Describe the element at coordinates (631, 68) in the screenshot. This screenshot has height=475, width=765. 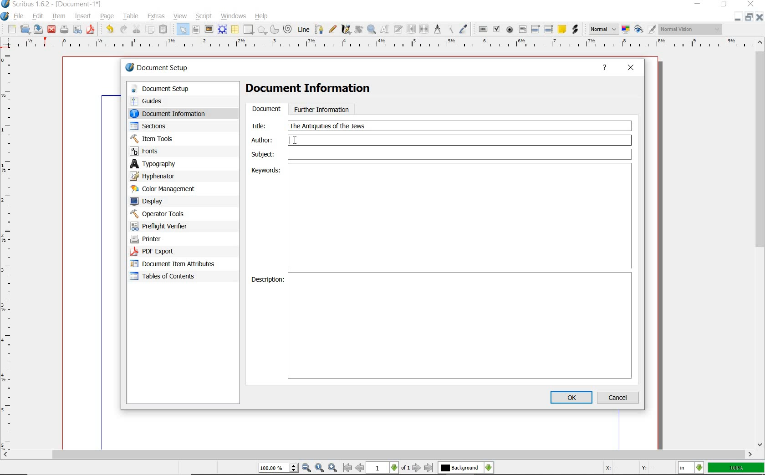
I see `close` at that location.